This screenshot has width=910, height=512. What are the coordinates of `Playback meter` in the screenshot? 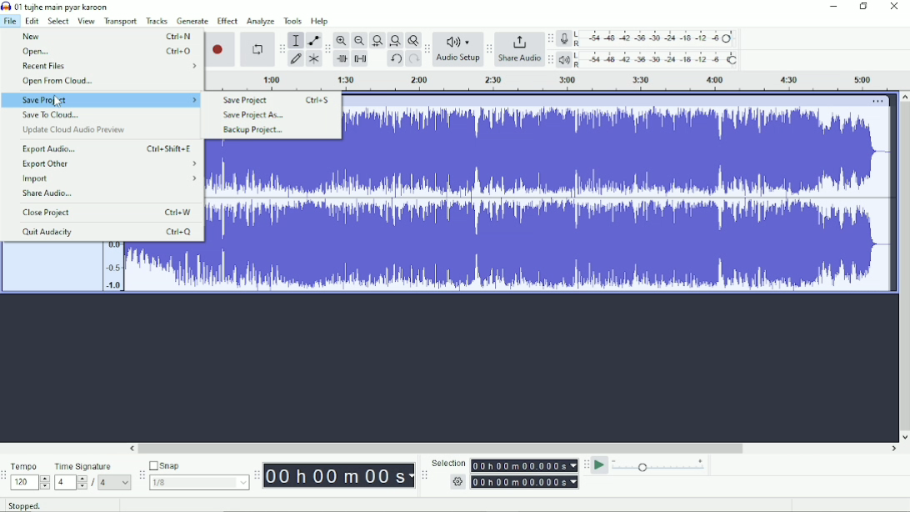 It's located at (651, 60).